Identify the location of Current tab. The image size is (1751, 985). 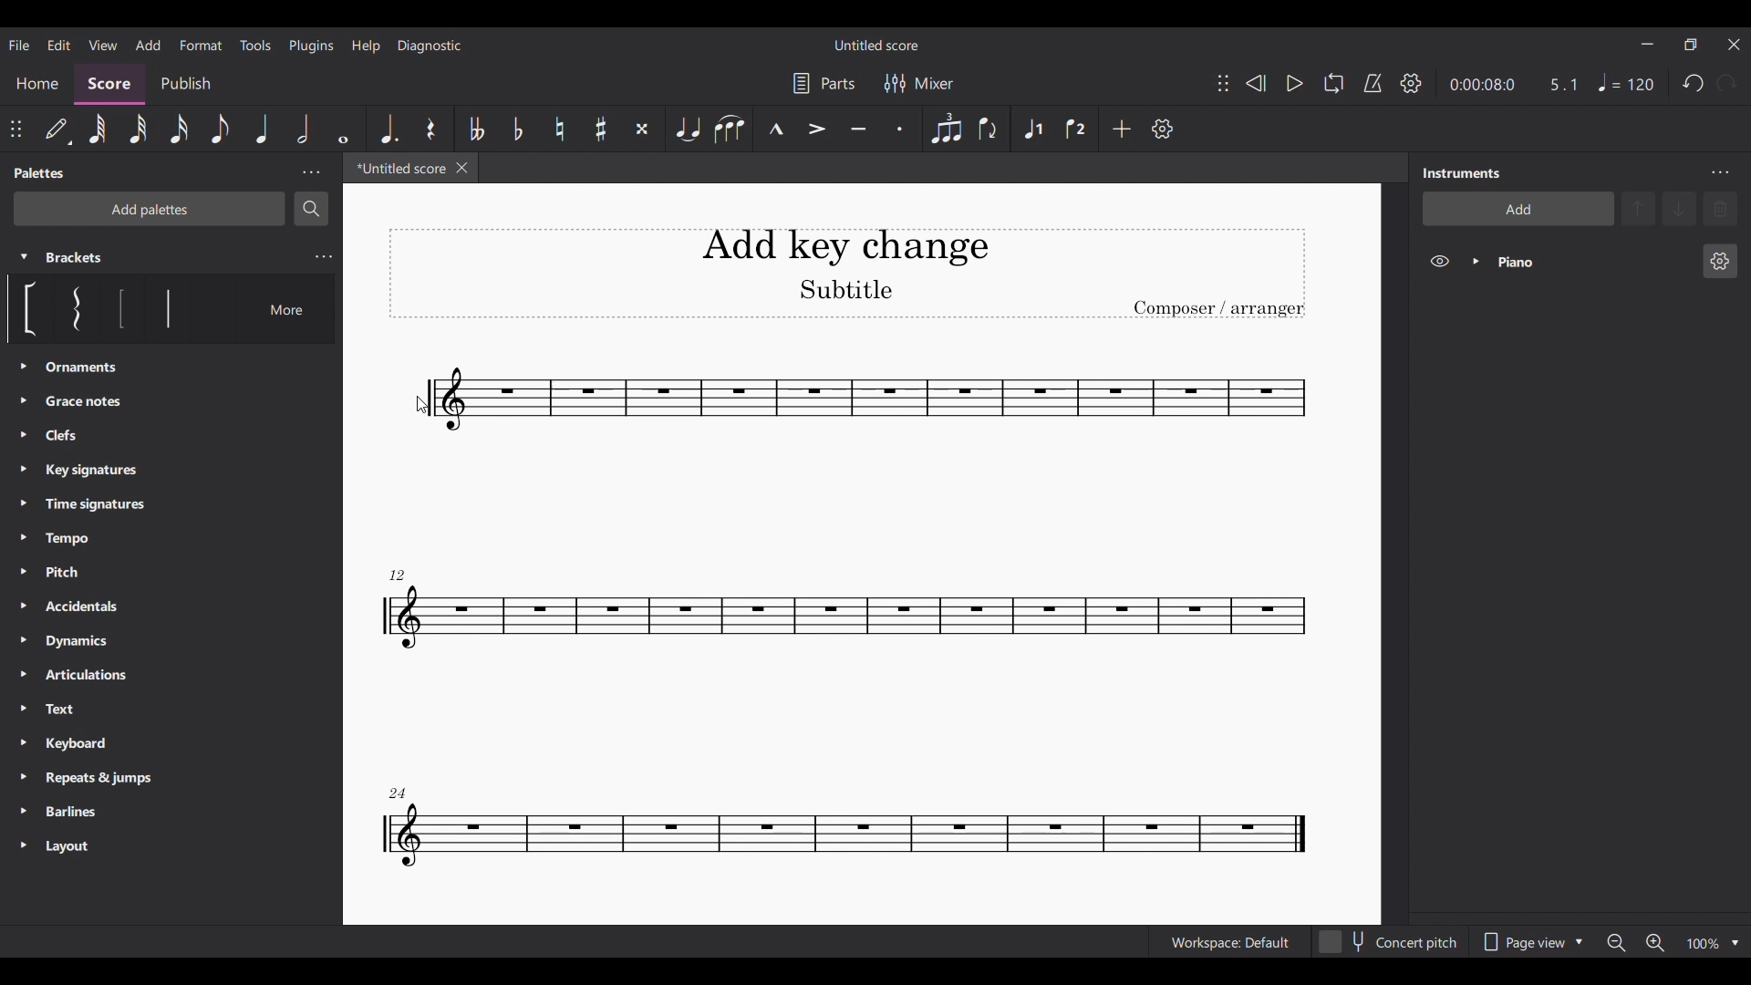
(399, 168).